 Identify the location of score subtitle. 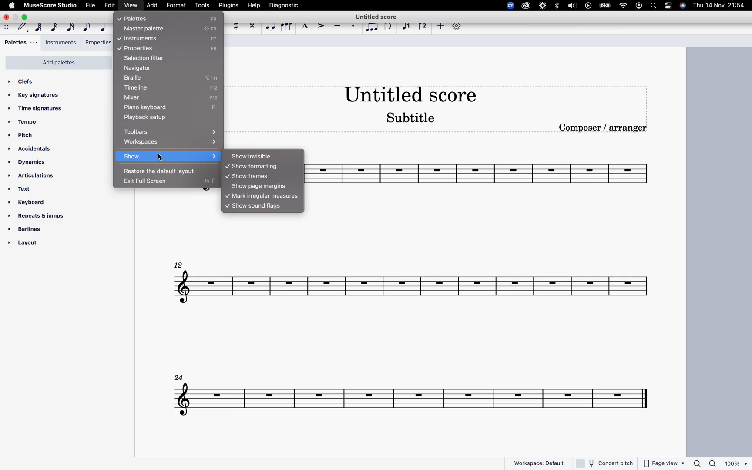
(408, 118).